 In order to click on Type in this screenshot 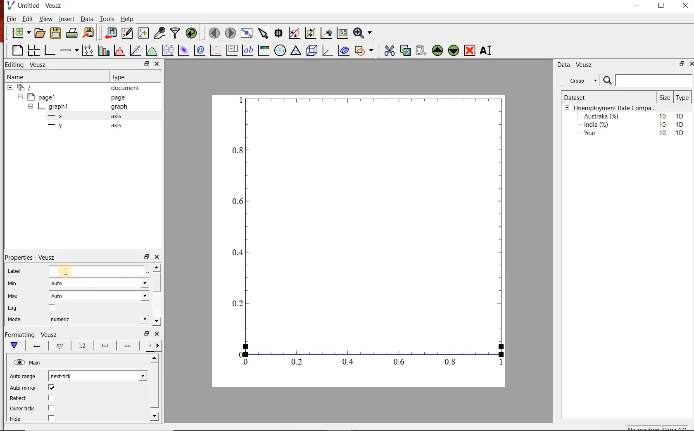, I will do `click(682, 98)`.